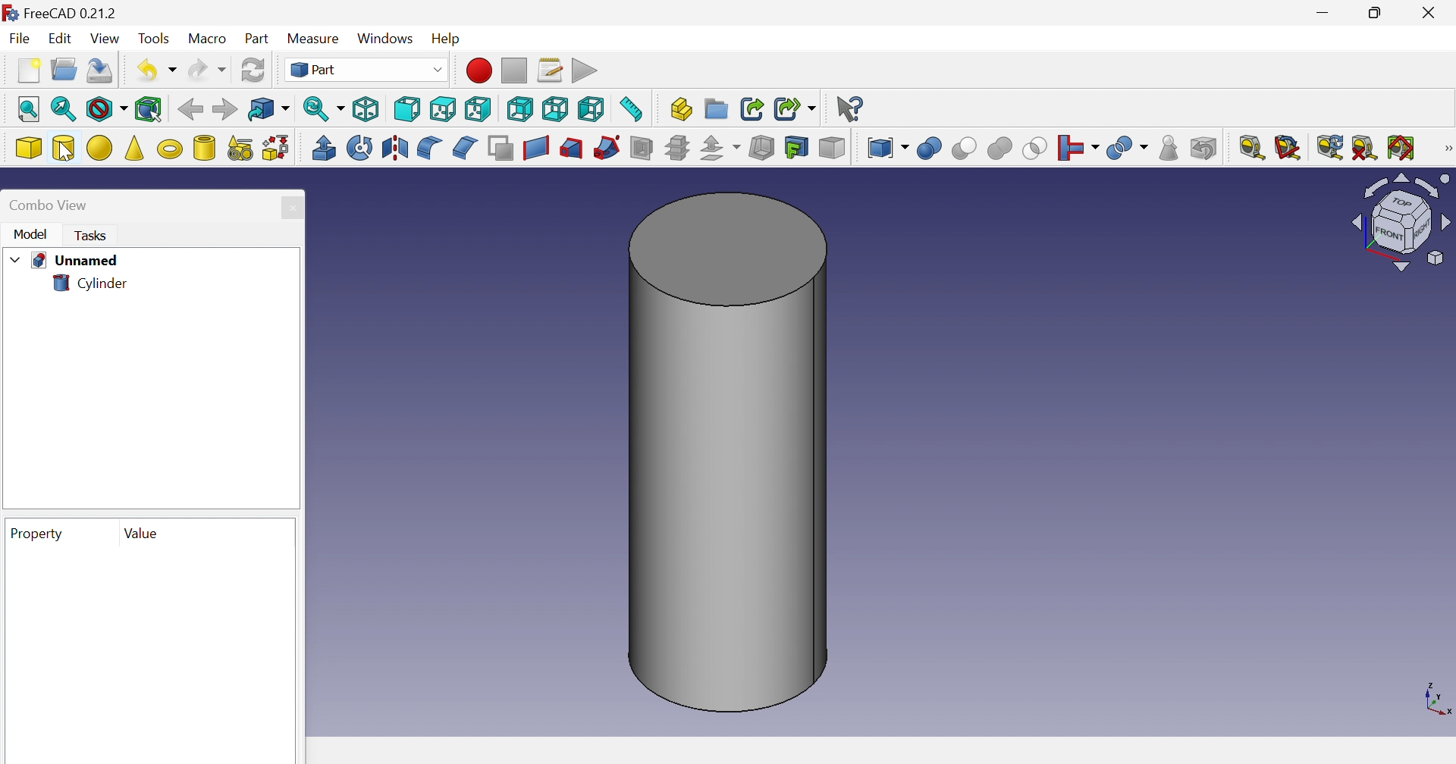 This screenshot has width=1456, height=764. What do you see at coordinates (322, 108) in the screenshot?
I see `Sync view` at bounding box center [322, 108].